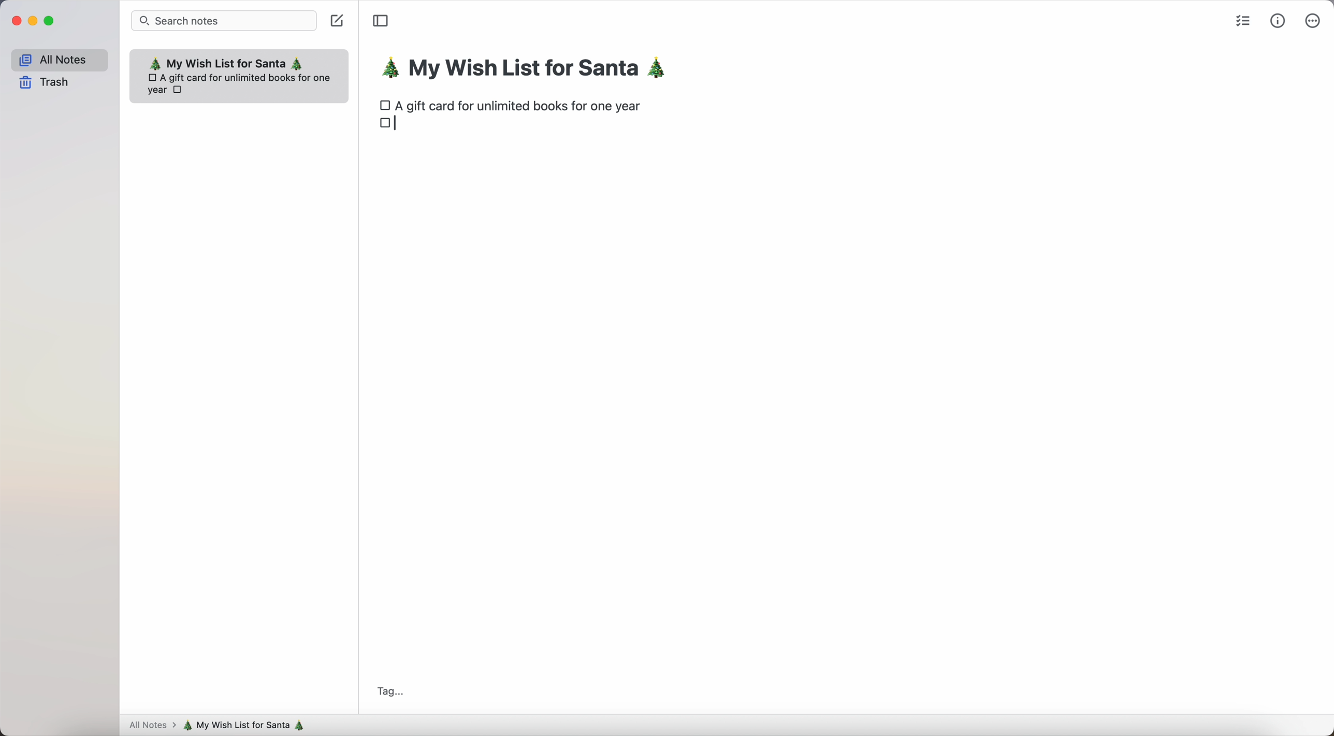  Describe the element at coordinates (1244, 22) in the screenshot. I see `check list` at that location.